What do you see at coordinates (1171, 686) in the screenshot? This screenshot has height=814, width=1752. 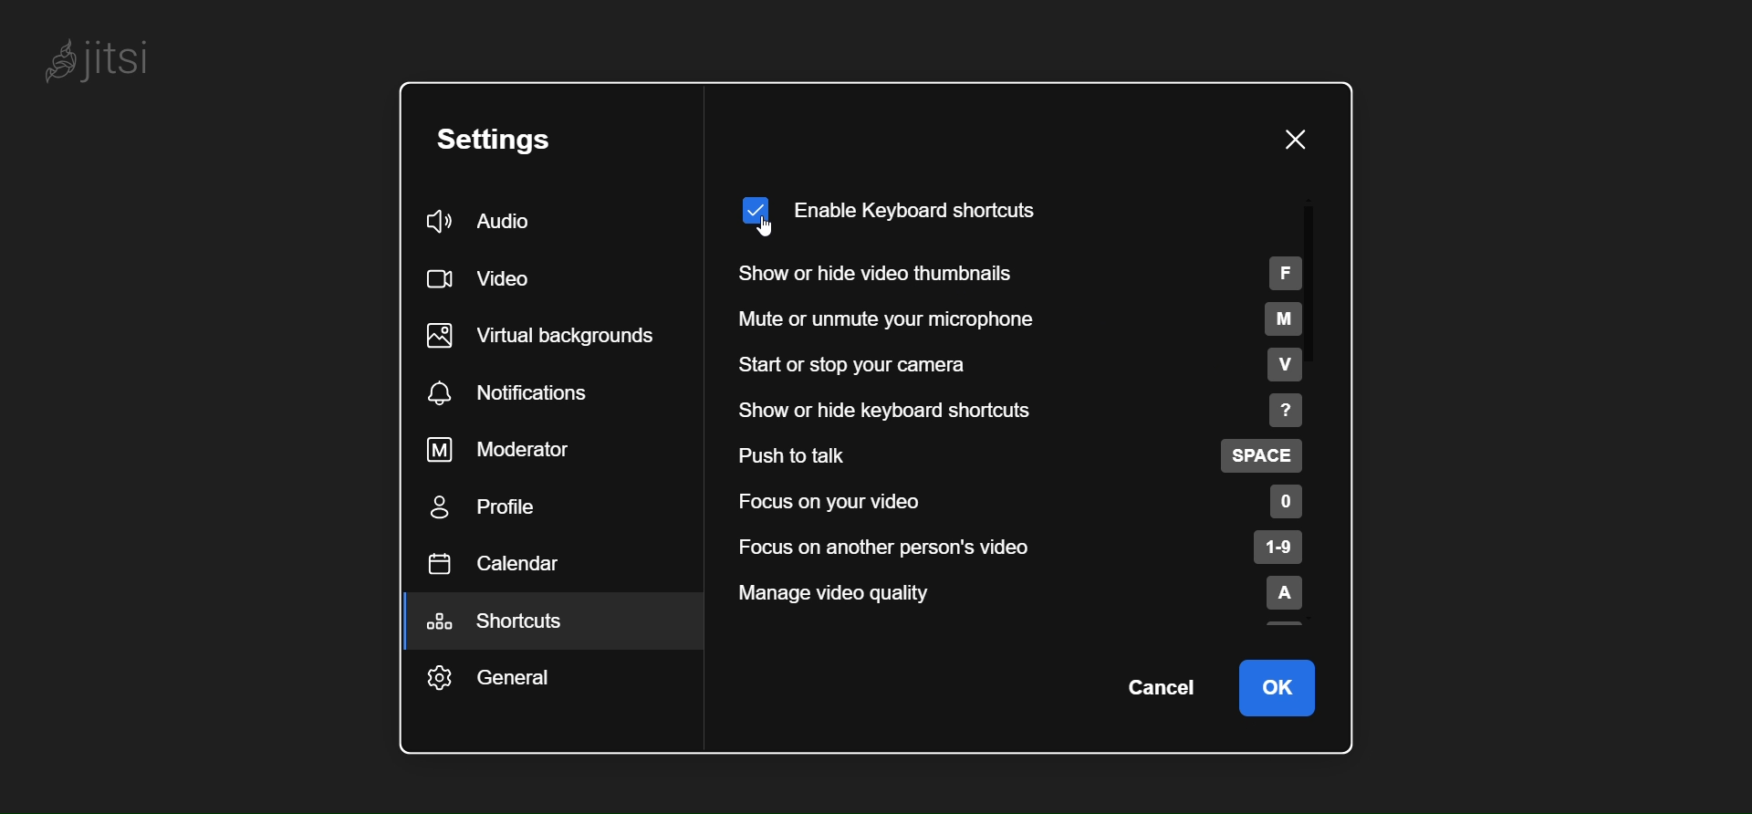 I see `cancel` at bounding box center [1171, 686].